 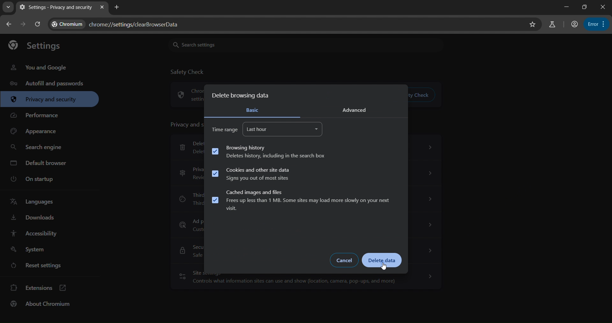 I want to click on on startup, so click(x=33, y=179).